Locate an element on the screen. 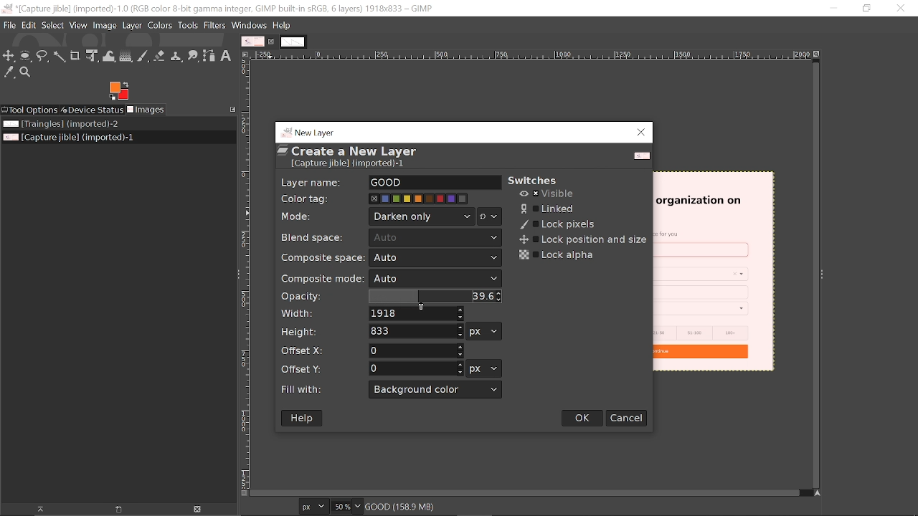 This screenshot has width=918, height=516. Configure this tab is located at coordinates (231, 109).